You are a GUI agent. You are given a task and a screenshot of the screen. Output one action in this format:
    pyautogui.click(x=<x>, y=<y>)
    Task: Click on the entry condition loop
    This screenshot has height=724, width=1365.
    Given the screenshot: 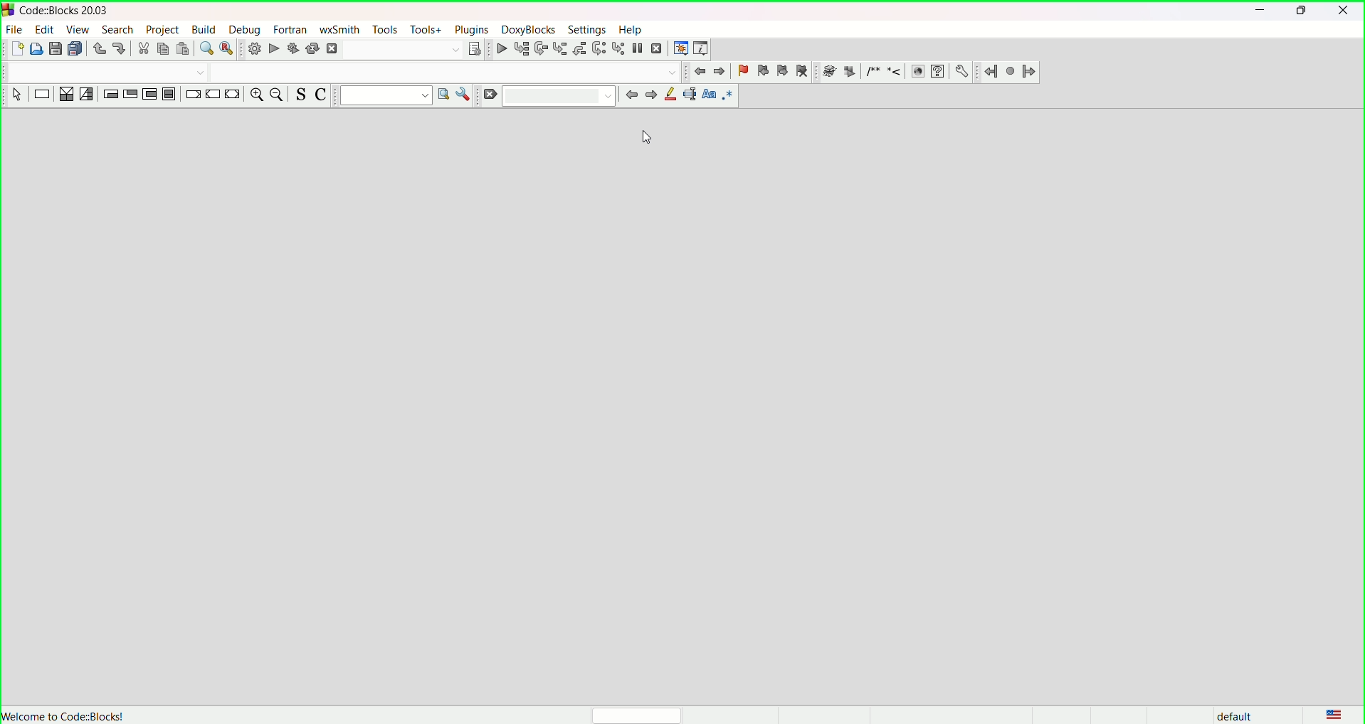 What is the action you would take?
    pyautogui.click(x=111, y=94)
    